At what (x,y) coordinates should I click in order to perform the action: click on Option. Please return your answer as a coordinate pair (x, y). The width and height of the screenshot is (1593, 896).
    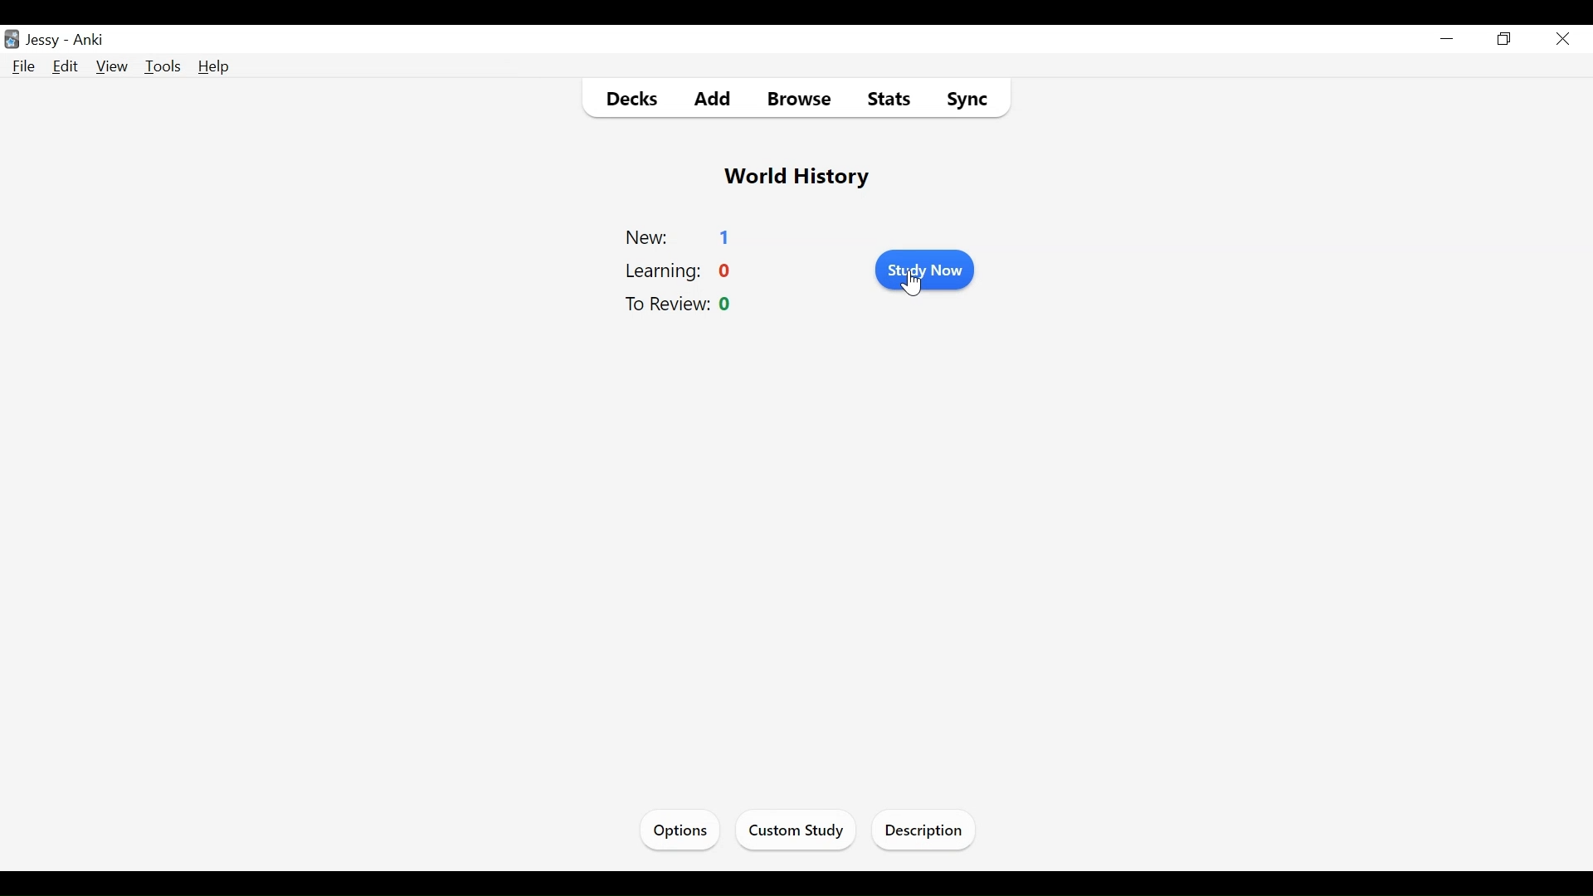
    Looking at the image, I should click on (679, 830).